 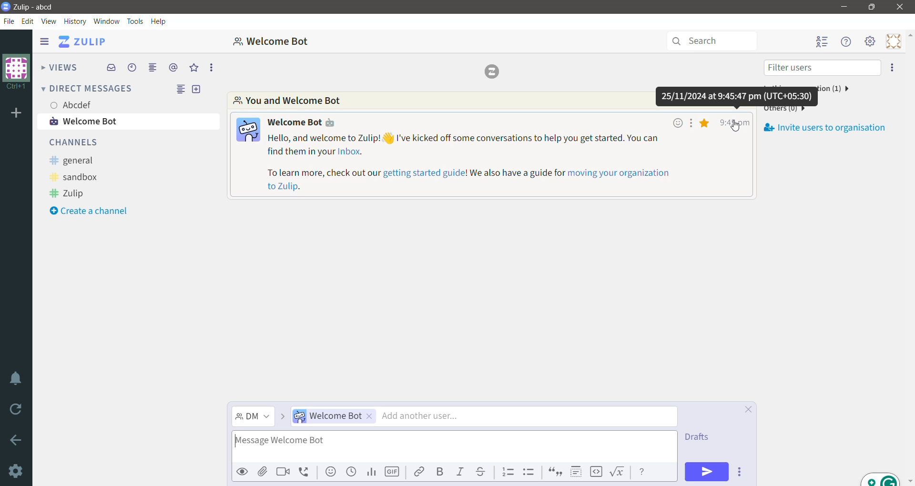 I want to click on Message Time, so click(x=733, y=121).